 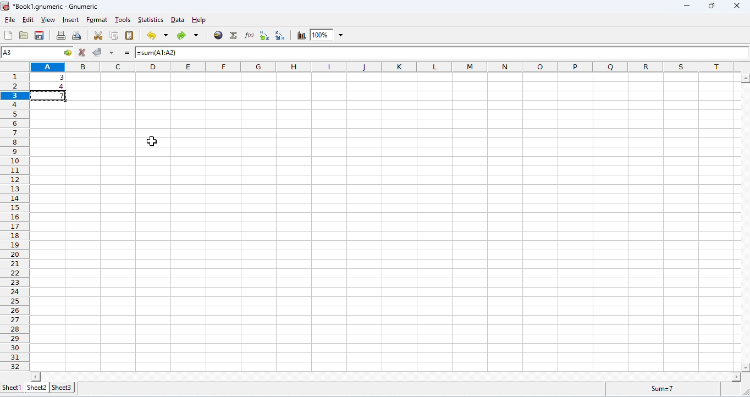 What do you see at coordinates (130, 35) in the screenshot?
I see `paste` at bounding box center [130, 35].